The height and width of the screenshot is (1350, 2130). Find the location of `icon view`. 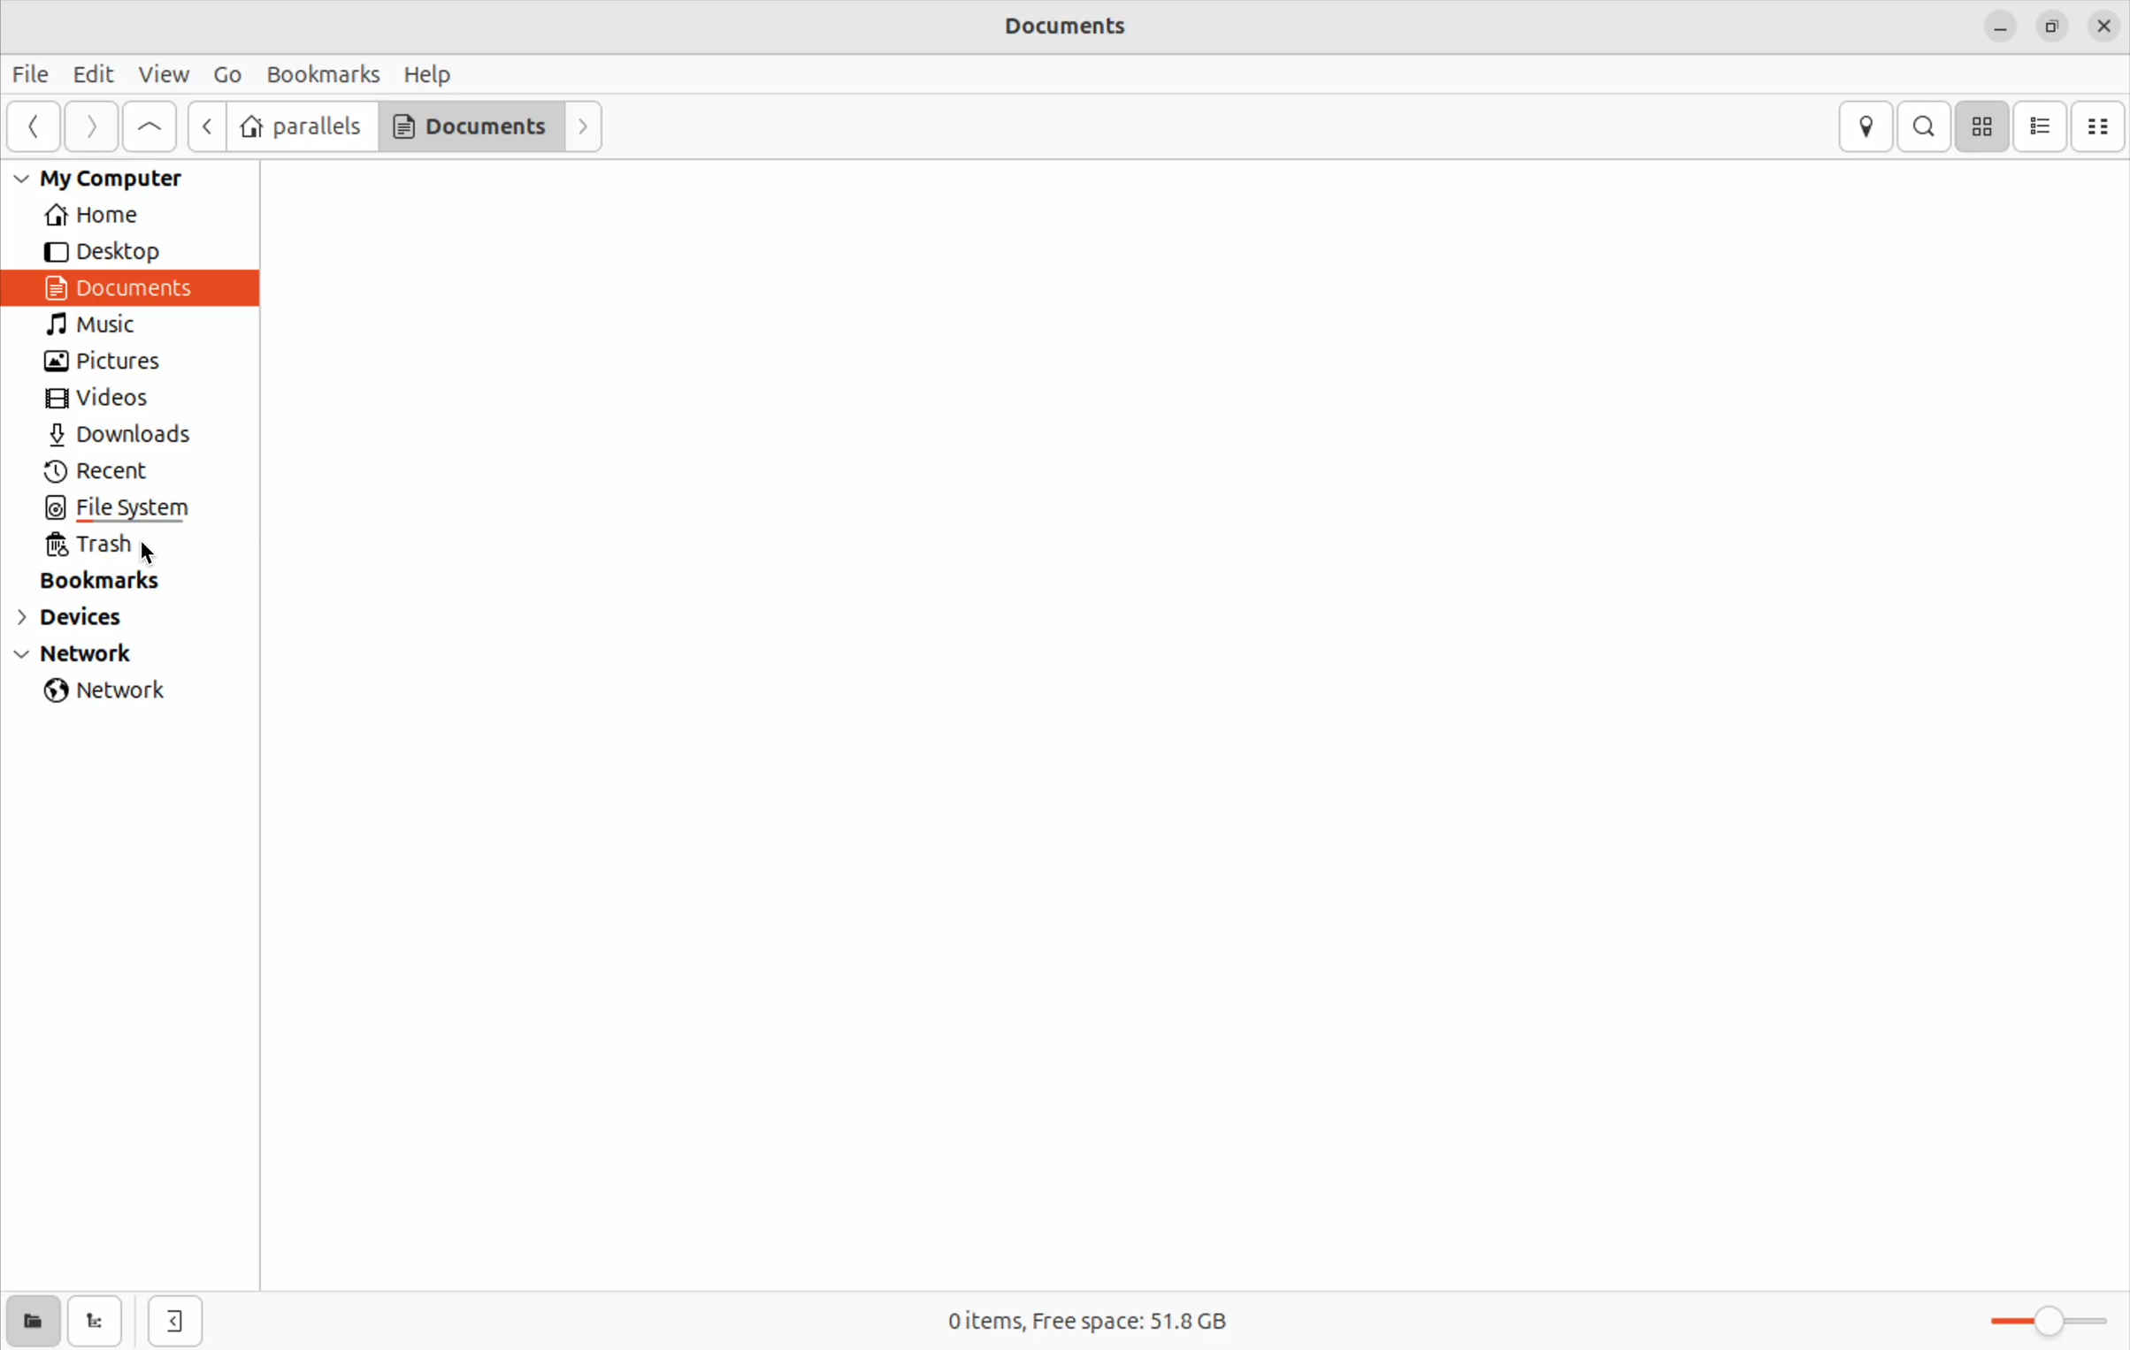

icon view is located at coordinates (1981, 126).